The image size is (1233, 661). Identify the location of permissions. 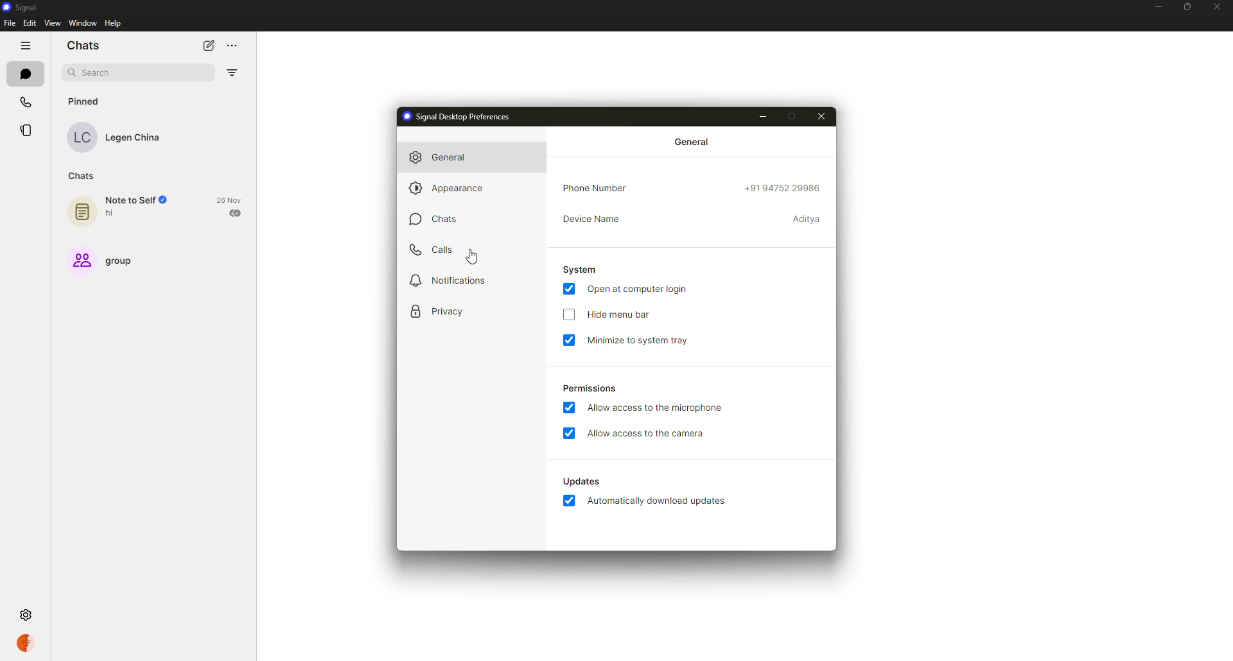
(588, 387).